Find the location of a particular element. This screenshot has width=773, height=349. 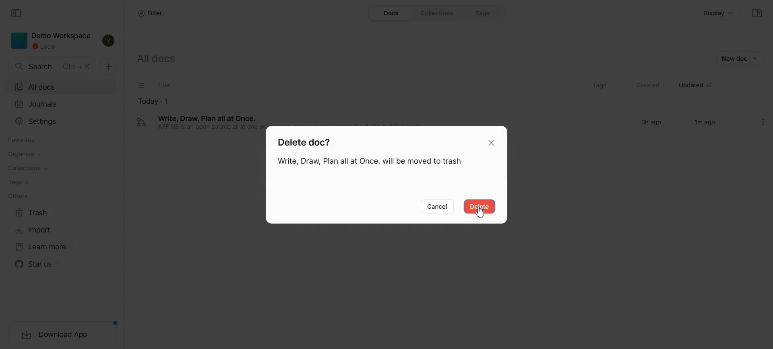

Star us is located at coordinates (54, 264).